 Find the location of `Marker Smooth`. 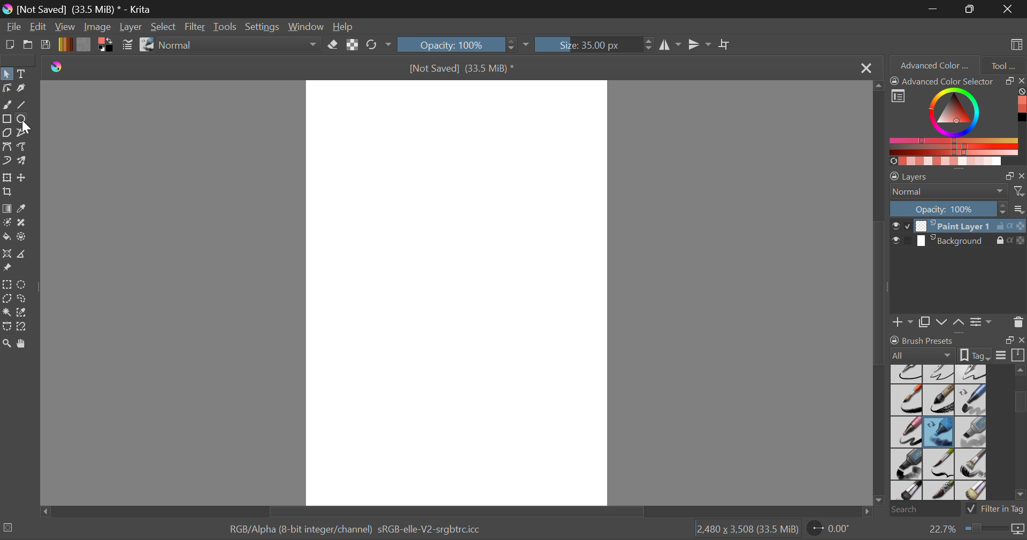

Marker Smooth is located at coordinates (906, 432).